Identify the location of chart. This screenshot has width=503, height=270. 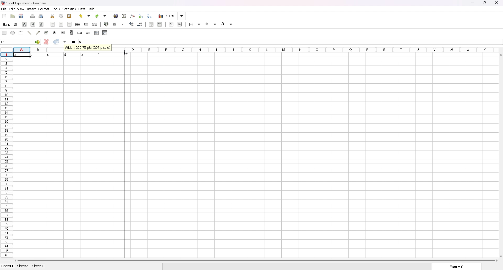
(160, 16).